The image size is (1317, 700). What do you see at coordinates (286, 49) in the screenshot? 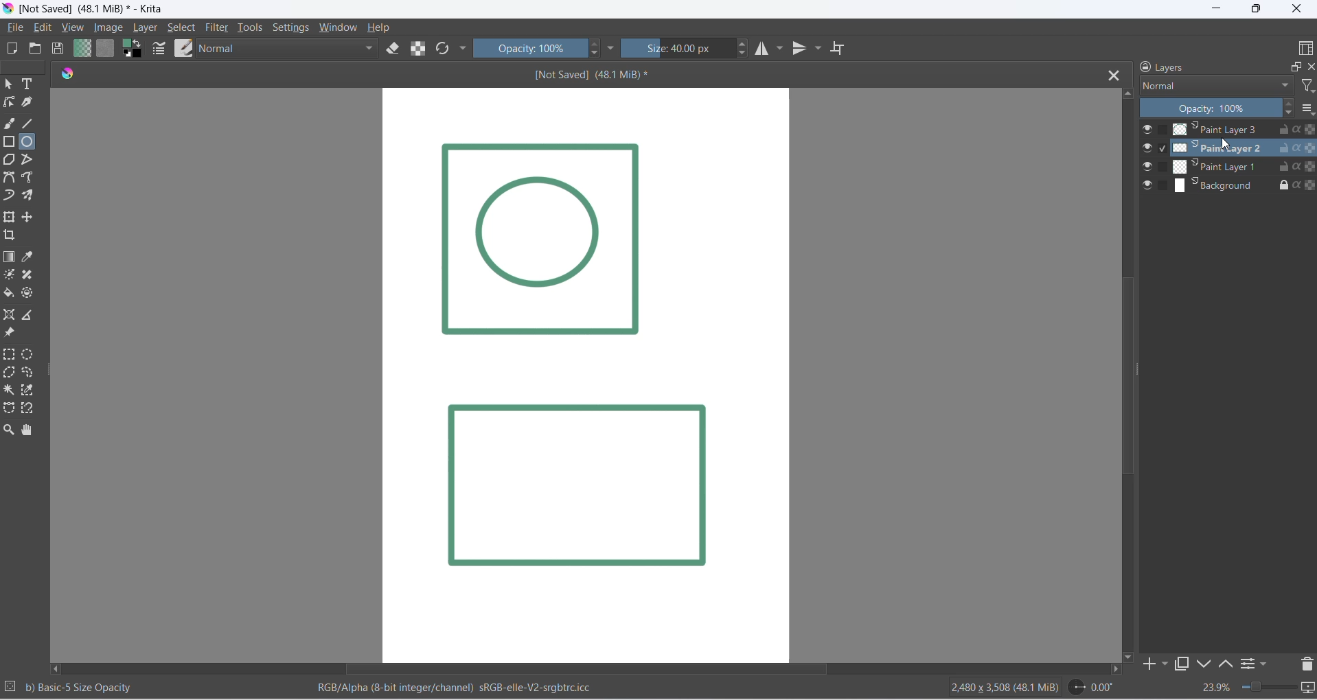
I see `blending mode` at bounding box center [286, 49].